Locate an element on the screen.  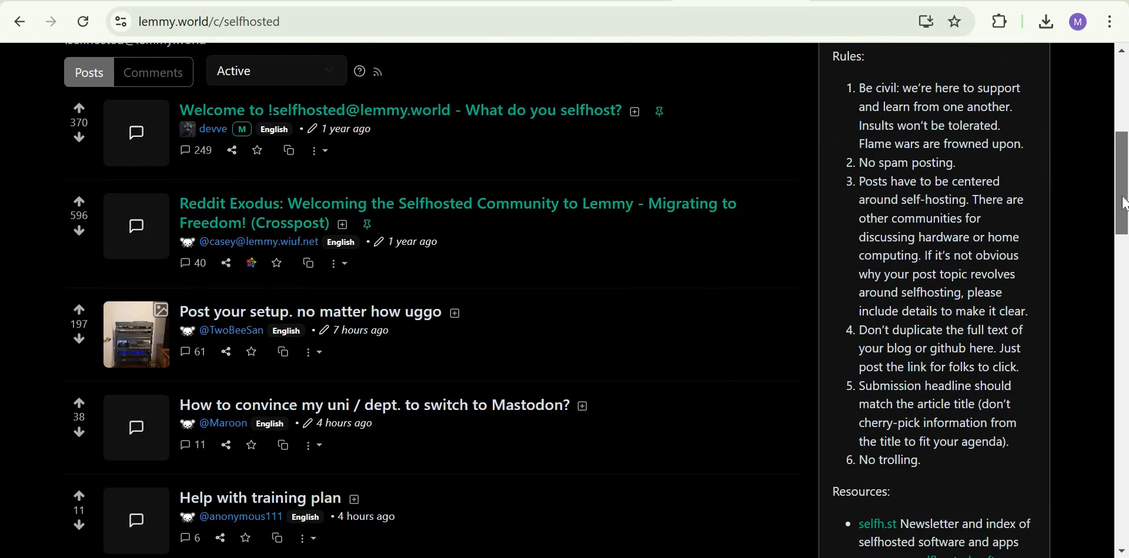
extensions is located at coordinates (1001, 22).